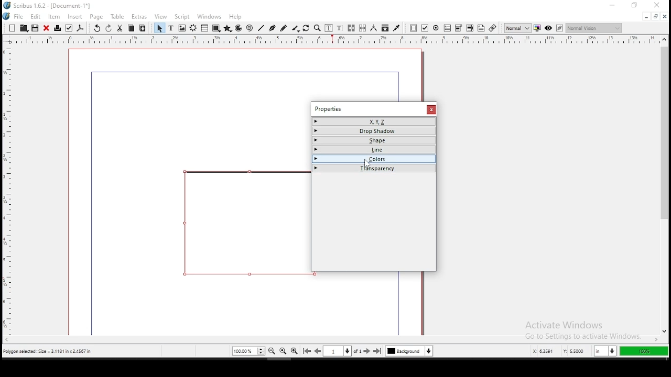 The width and height of the screenshot is (671, 377). What do you see at coordinates (142, 28) in the screenshot?
I see `paste` at bounding box center [142, 28].